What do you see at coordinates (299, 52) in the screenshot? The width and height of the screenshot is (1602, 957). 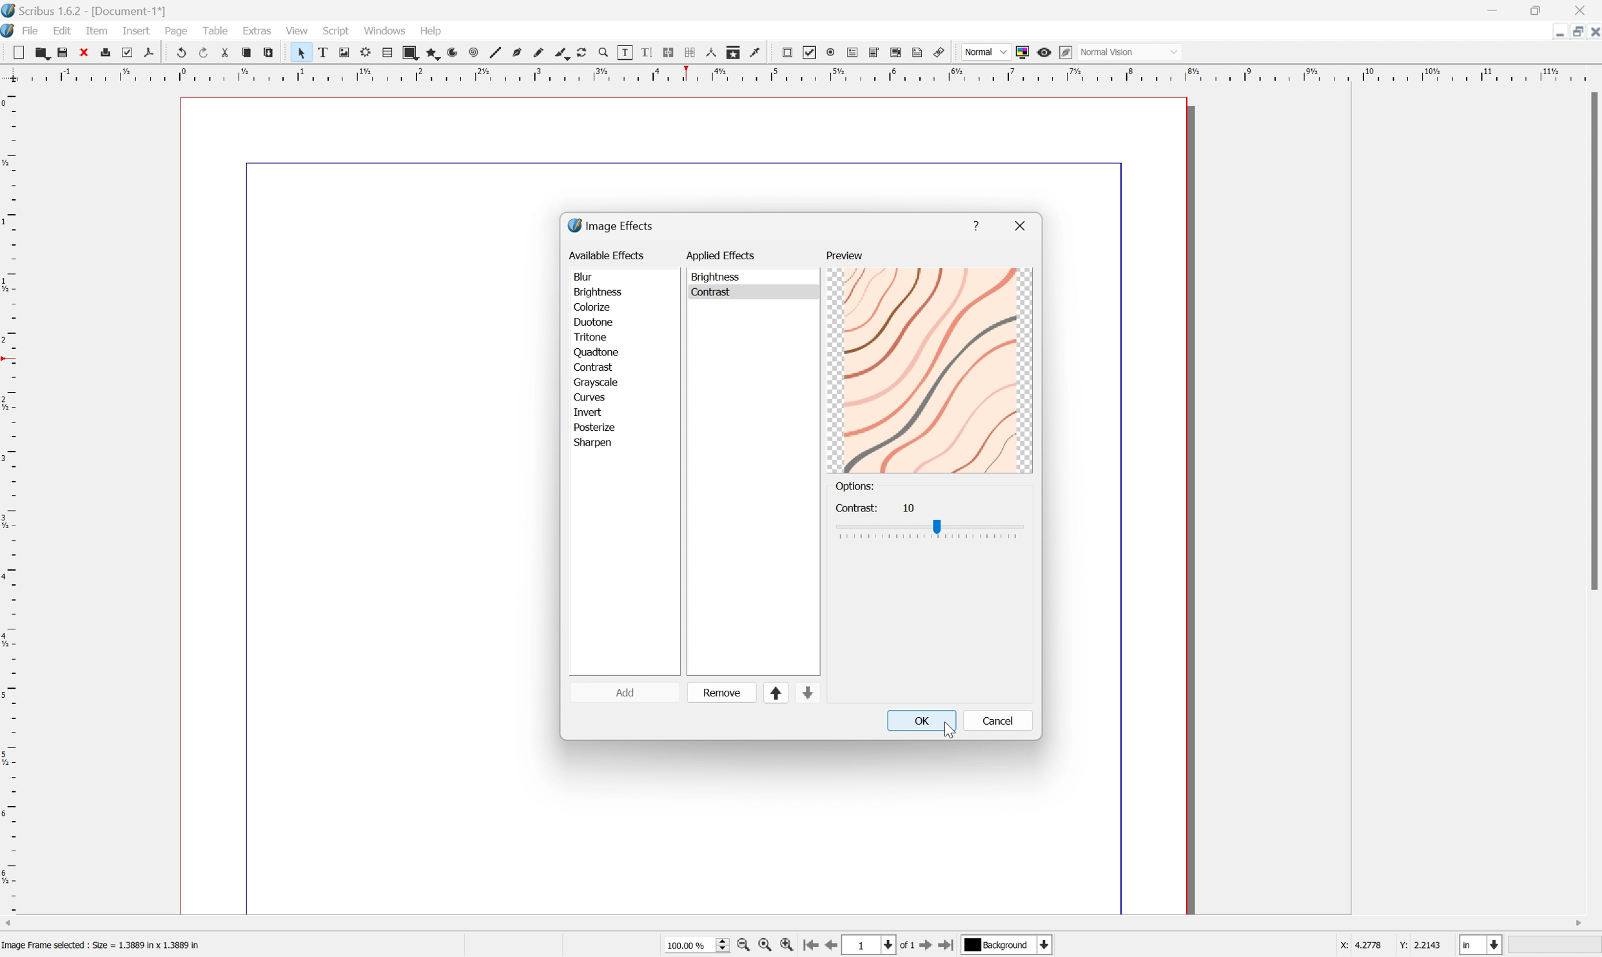 I see `Select item` at bounding box center [299, 52].